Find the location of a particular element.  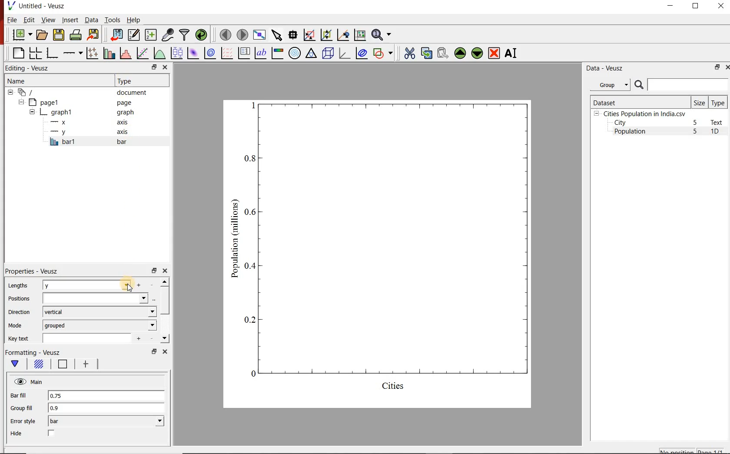

edit and enter new datasets is located at coordinates (133, 35).